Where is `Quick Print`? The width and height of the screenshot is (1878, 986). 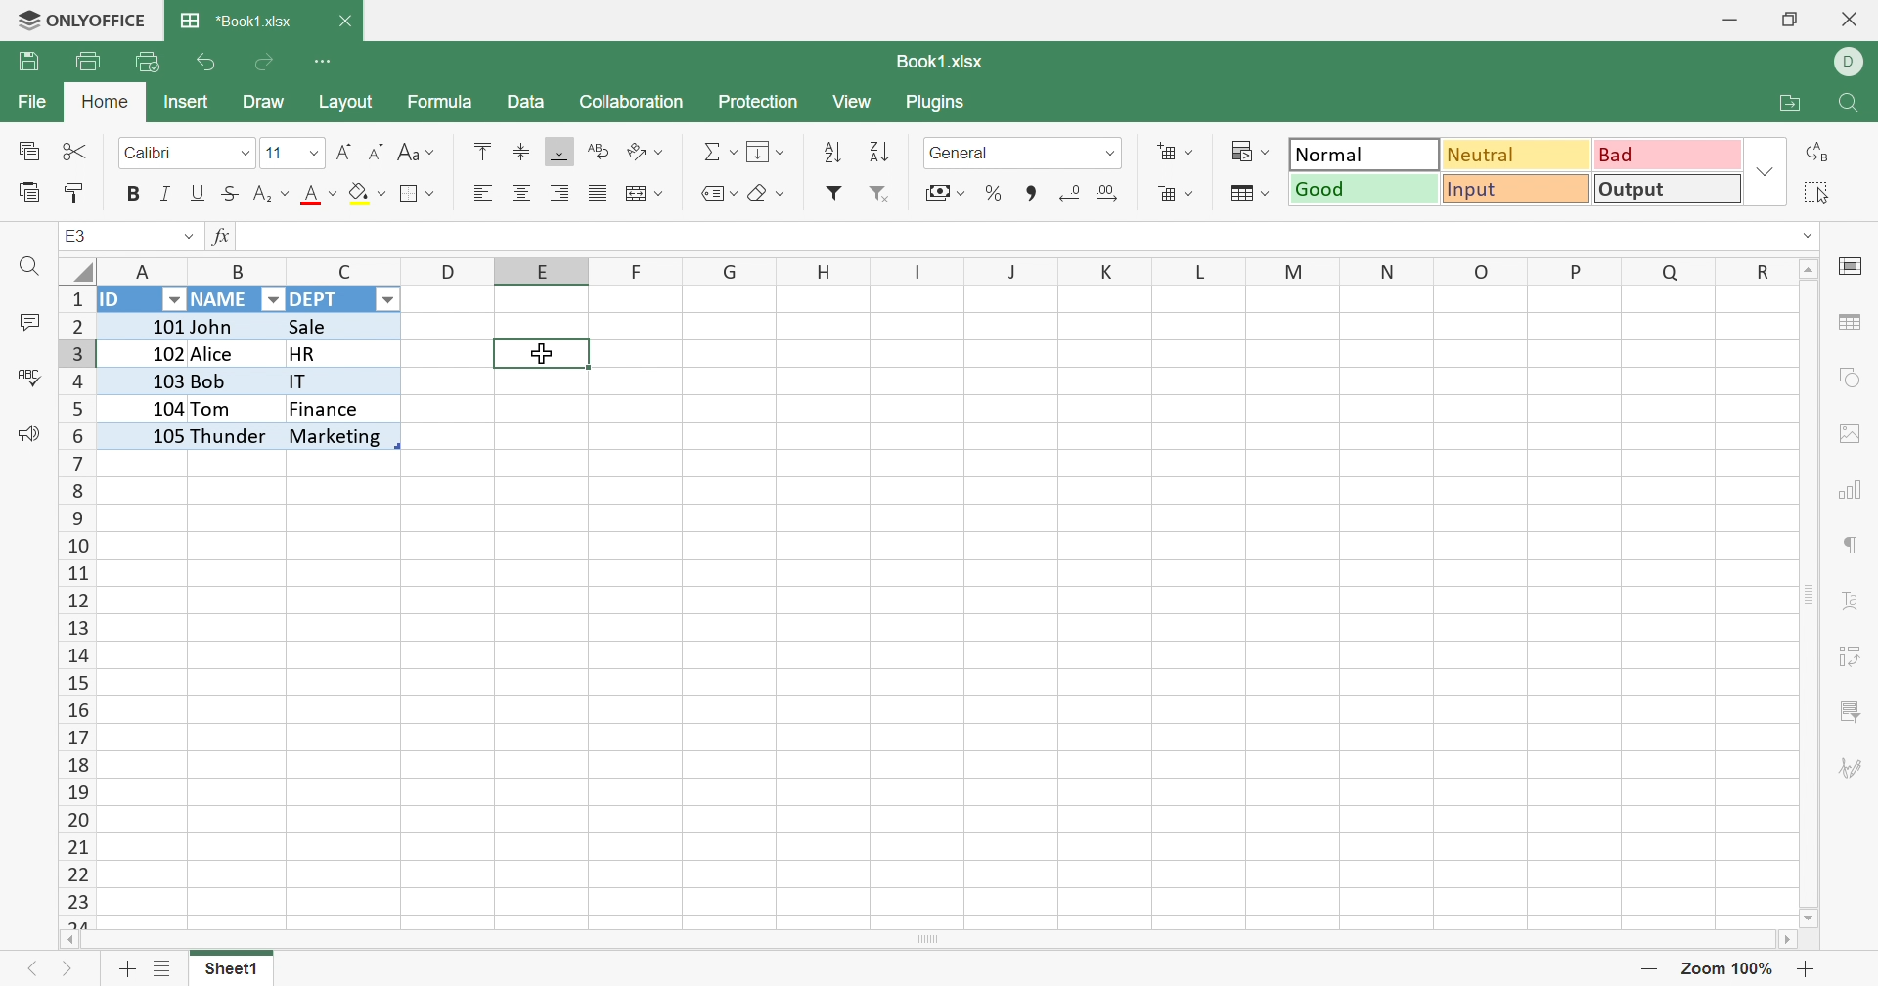 Quick Print is located at coordinates (145, 62).